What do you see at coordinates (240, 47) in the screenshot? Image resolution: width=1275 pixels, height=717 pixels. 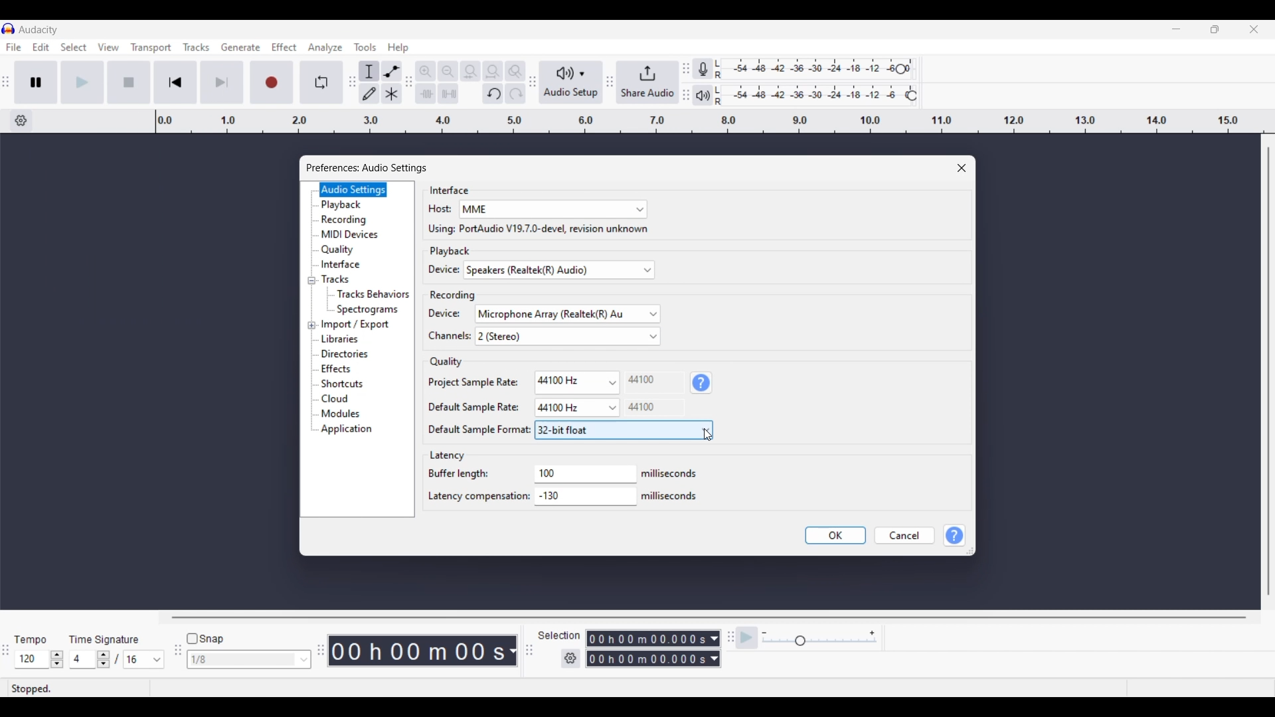 I see `Generate menu` at bounding box center [240, 47].